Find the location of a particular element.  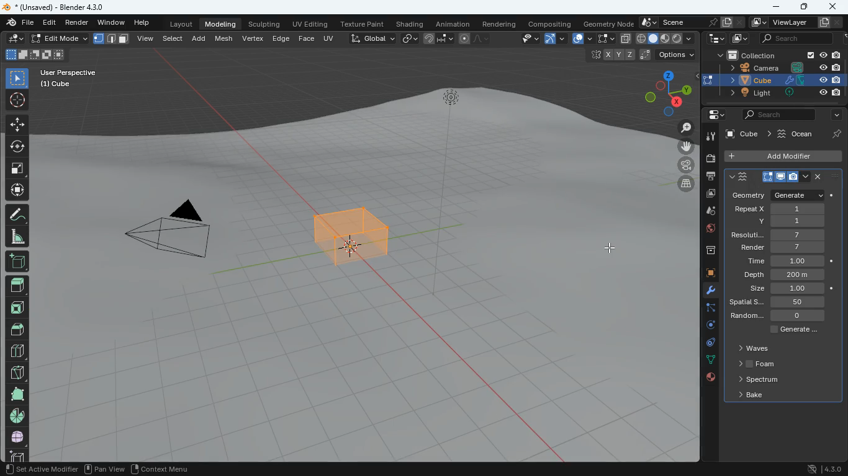

select is located at coordinates (175, 38).